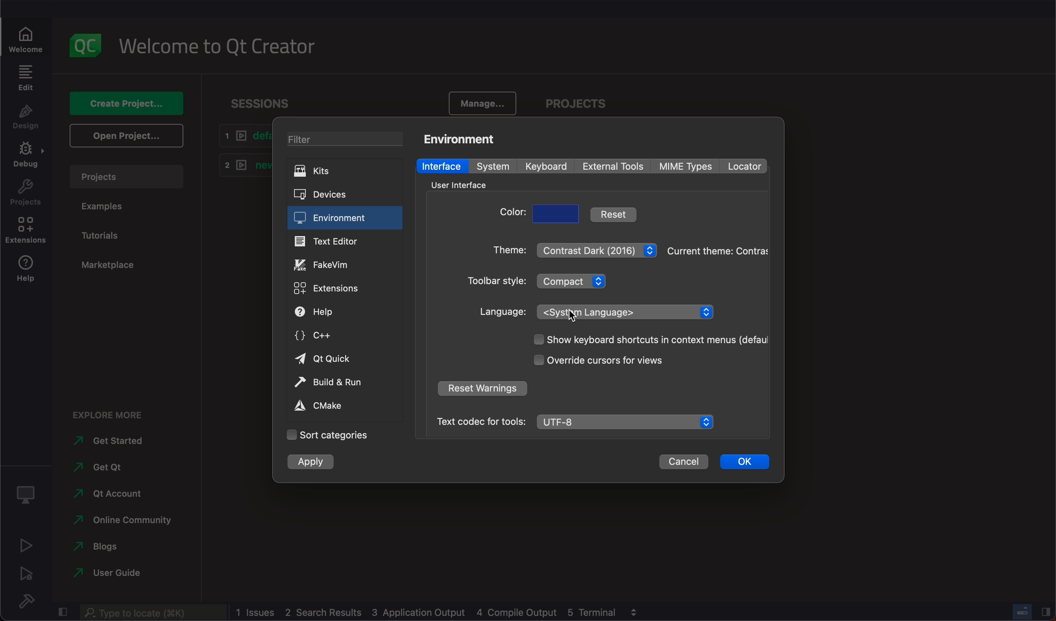 The image size is (1056, 621). Describe the element at coordinates (121, 104) in the screenshot. I see `create` at that location.